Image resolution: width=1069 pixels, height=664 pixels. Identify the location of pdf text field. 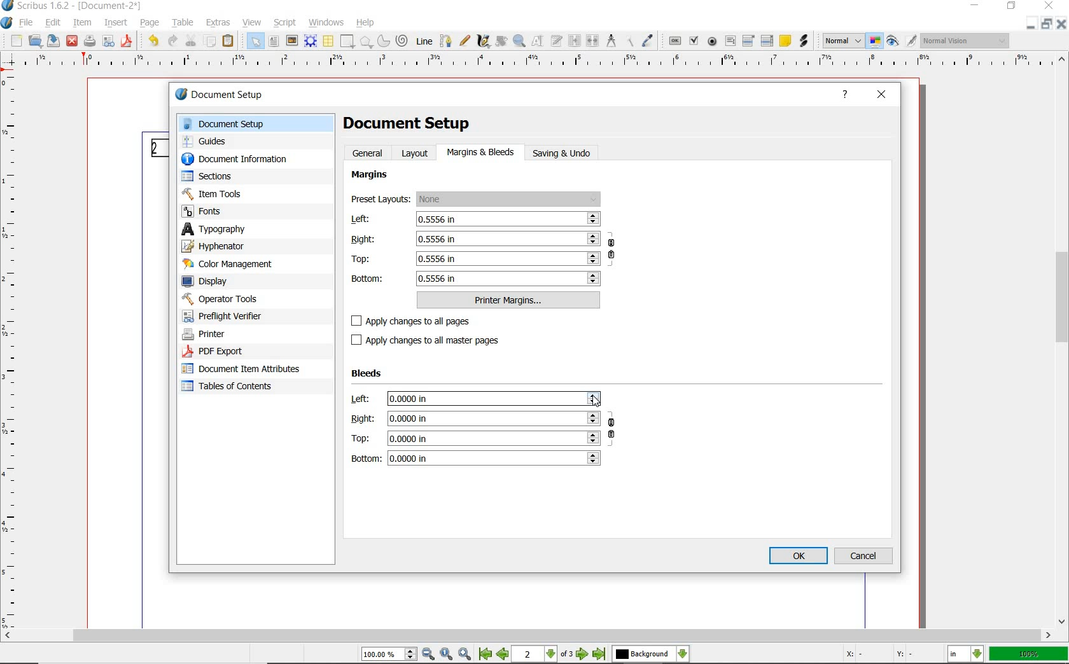
(730, 41).